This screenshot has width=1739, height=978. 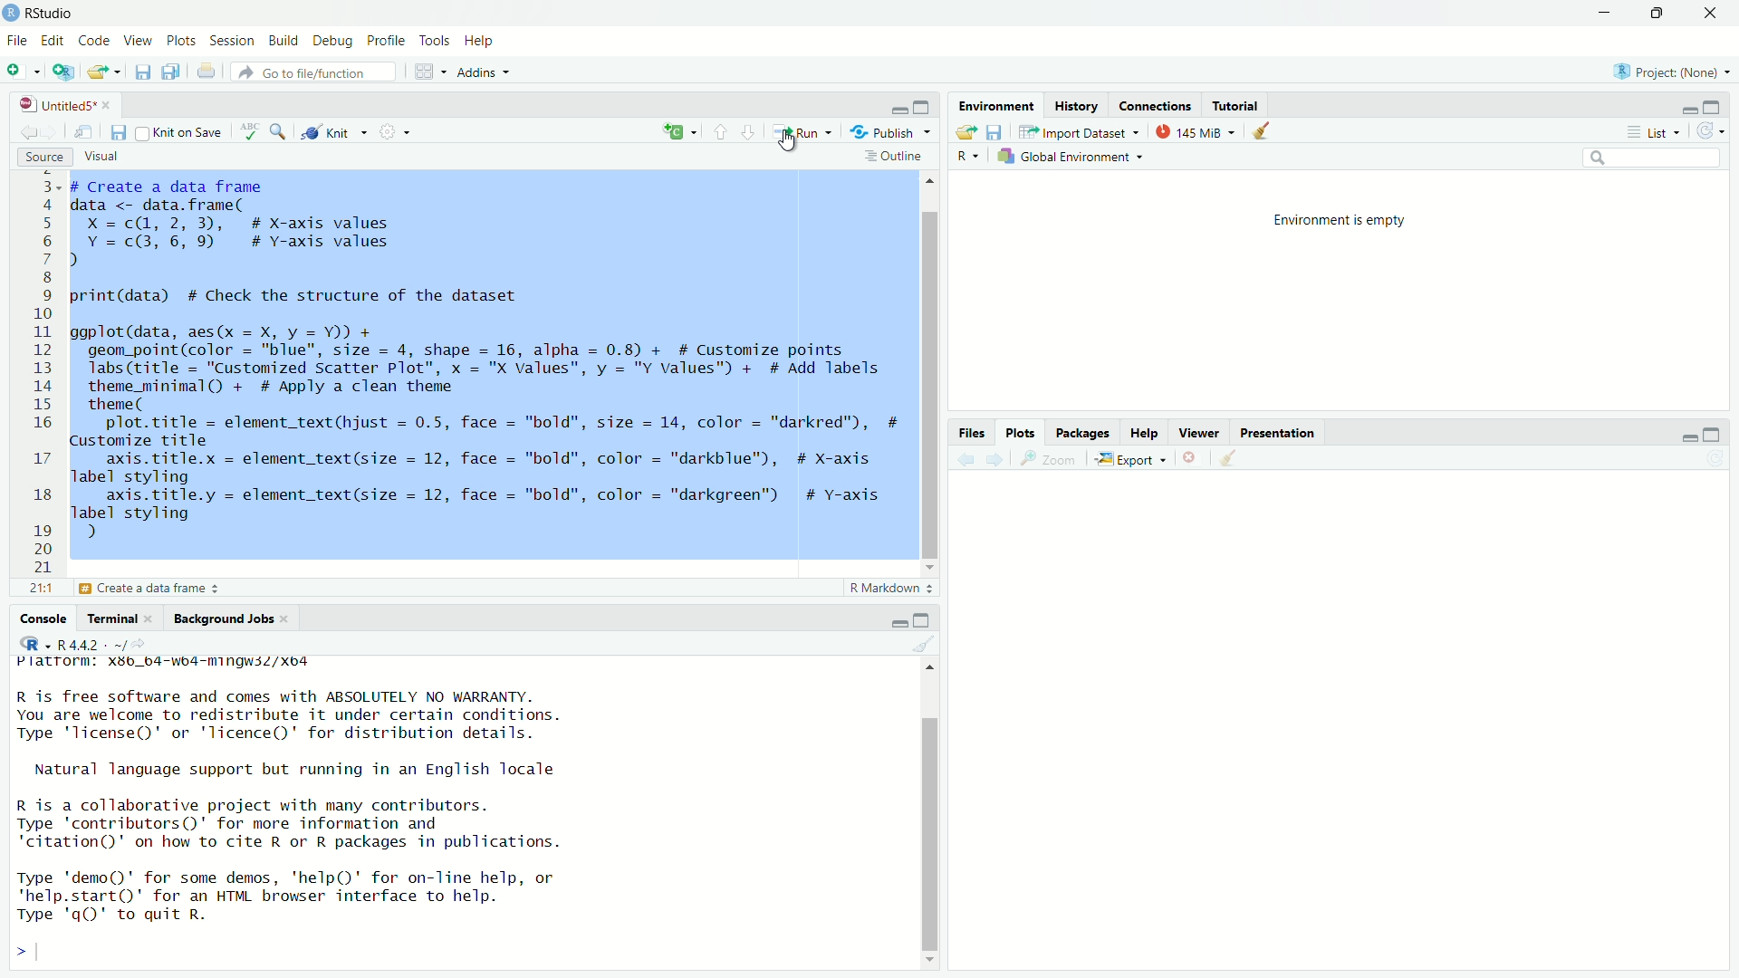 What do you see at coordinates (80, 641) in the screenshot?
I see `R 4.4.2 ` at bounding box center [80, 641].